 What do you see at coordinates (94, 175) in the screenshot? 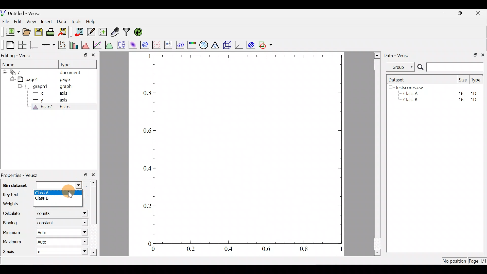
I see `close` at bounding box center [94, 175].